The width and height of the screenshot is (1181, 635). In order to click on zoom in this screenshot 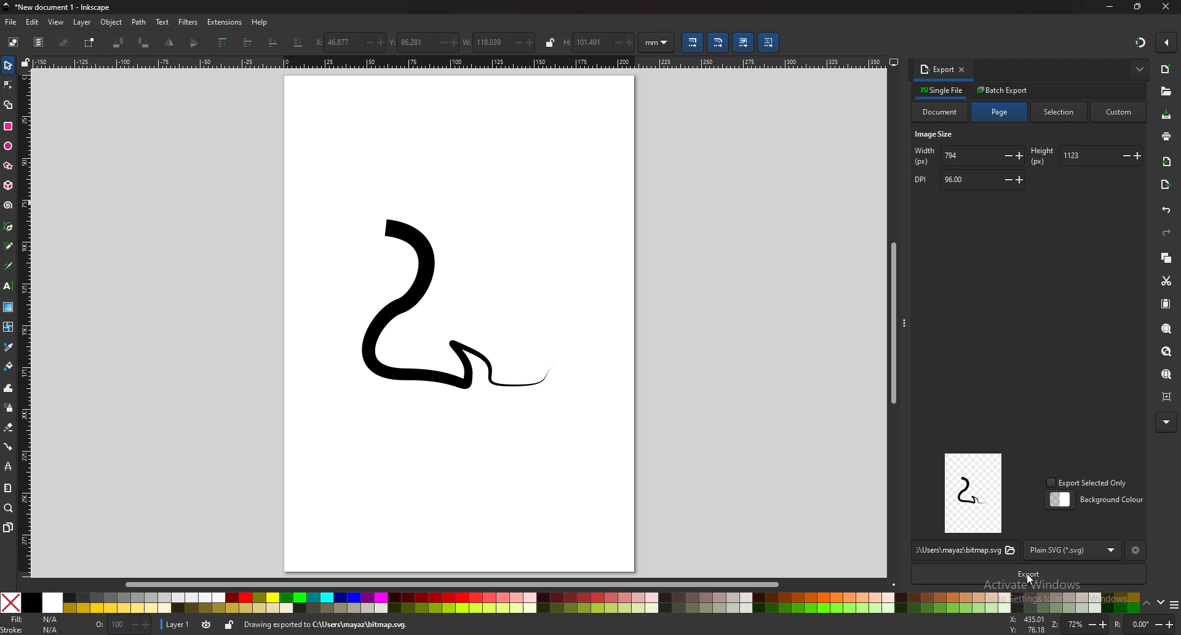, I will do `click(1078, 625)`.